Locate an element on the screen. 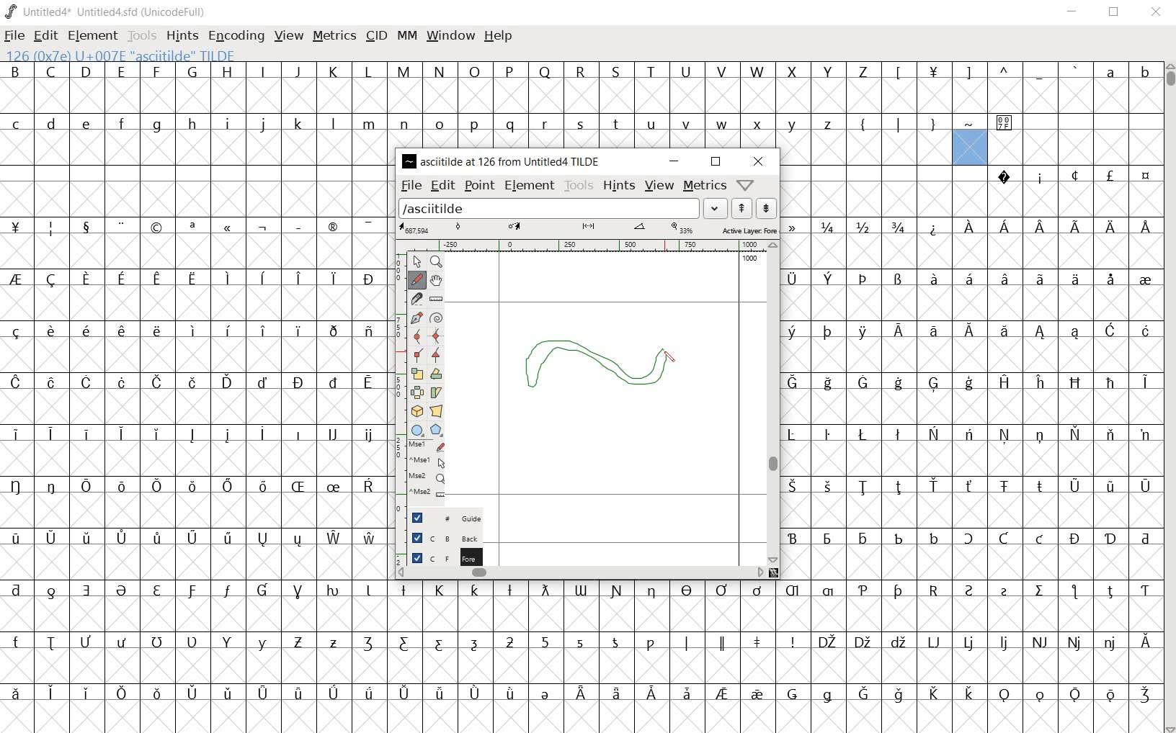 Image resolution: width=1176 pixels, height=733 pixels. RESTORE is located at coordinates (1117, 13).